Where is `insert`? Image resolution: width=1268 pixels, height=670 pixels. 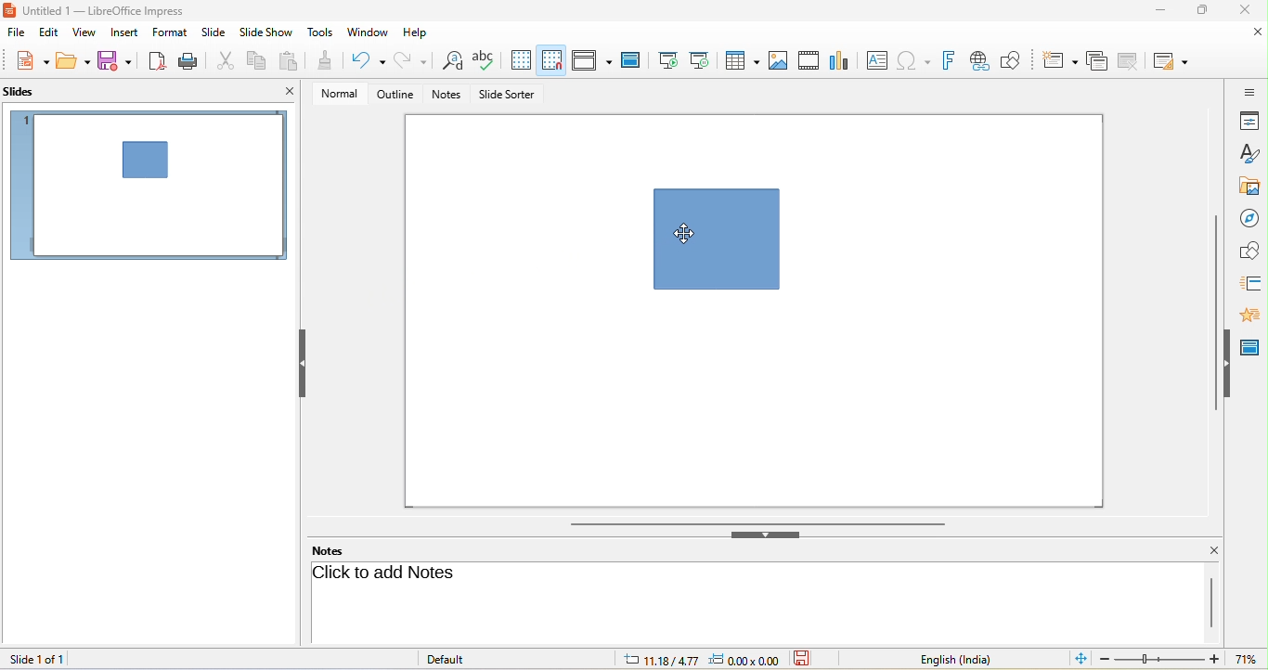 insert is located at coordinates (129, 33).